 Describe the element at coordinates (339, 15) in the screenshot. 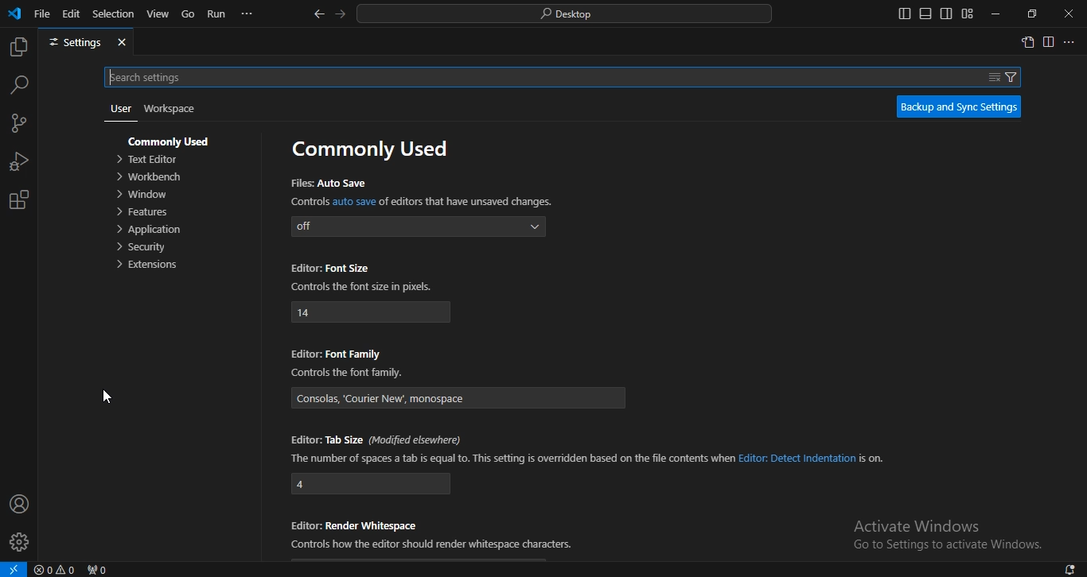

I see `go forward` at that location.